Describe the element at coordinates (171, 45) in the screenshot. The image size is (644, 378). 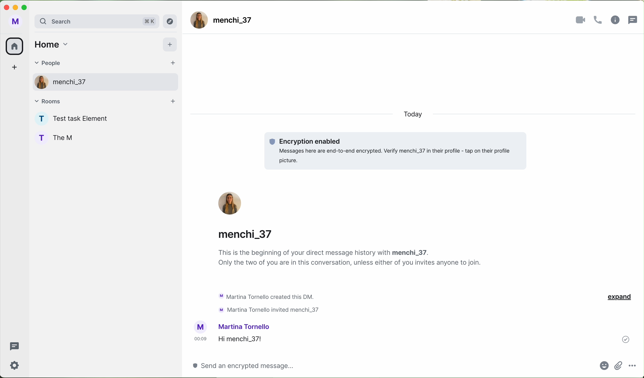
I see `add` at that location.